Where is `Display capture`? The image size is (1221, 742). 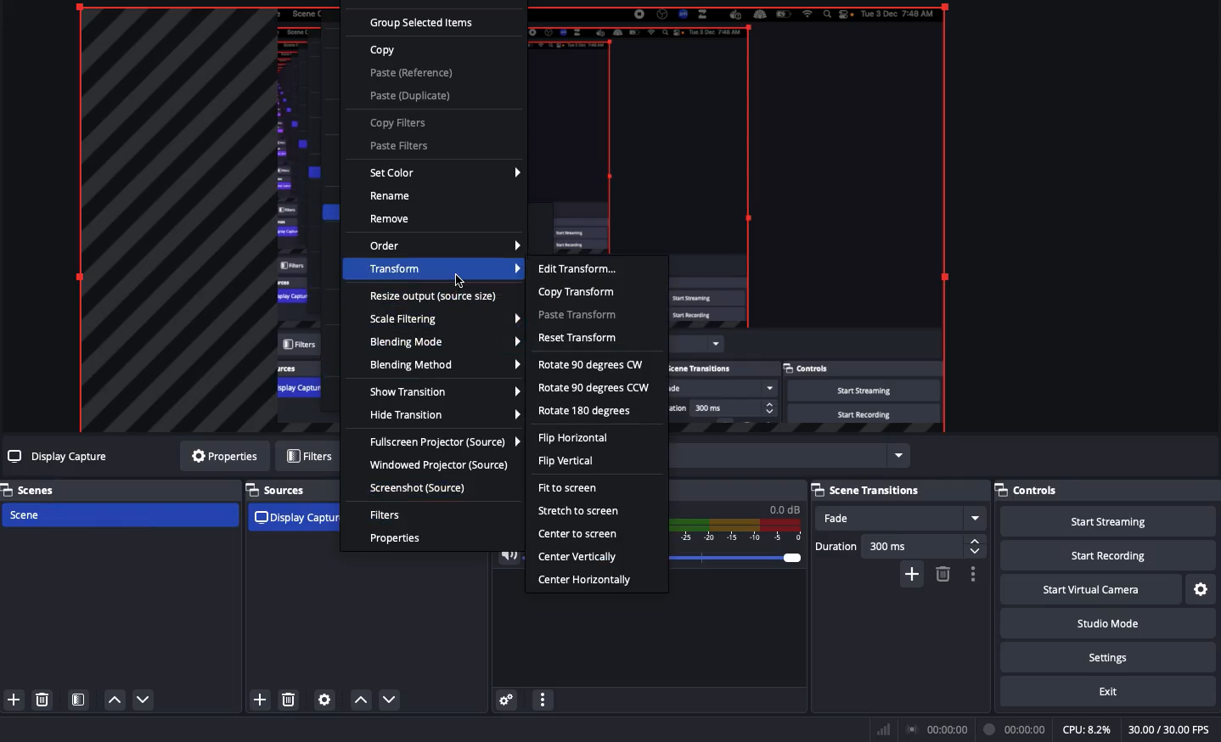 Display capture is located at coordinates (56, 459).